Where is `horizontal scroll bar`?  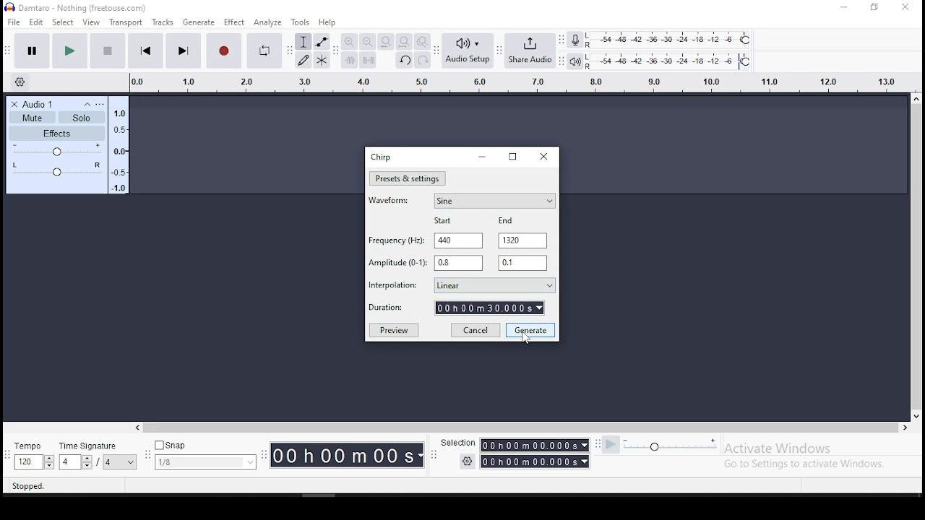
horizontal scroll bar is located at coordinates (350, 425).